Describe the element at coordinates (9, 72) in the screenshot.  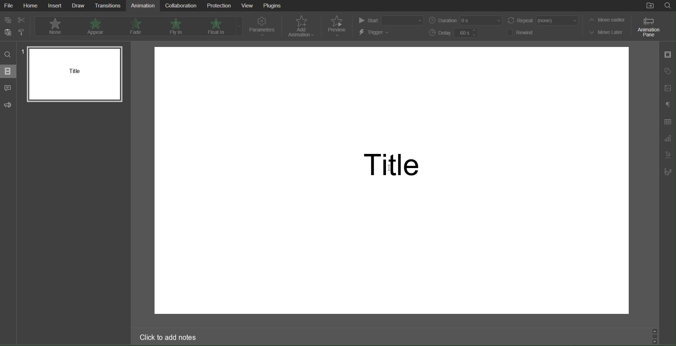
I see `Slides` at that location.